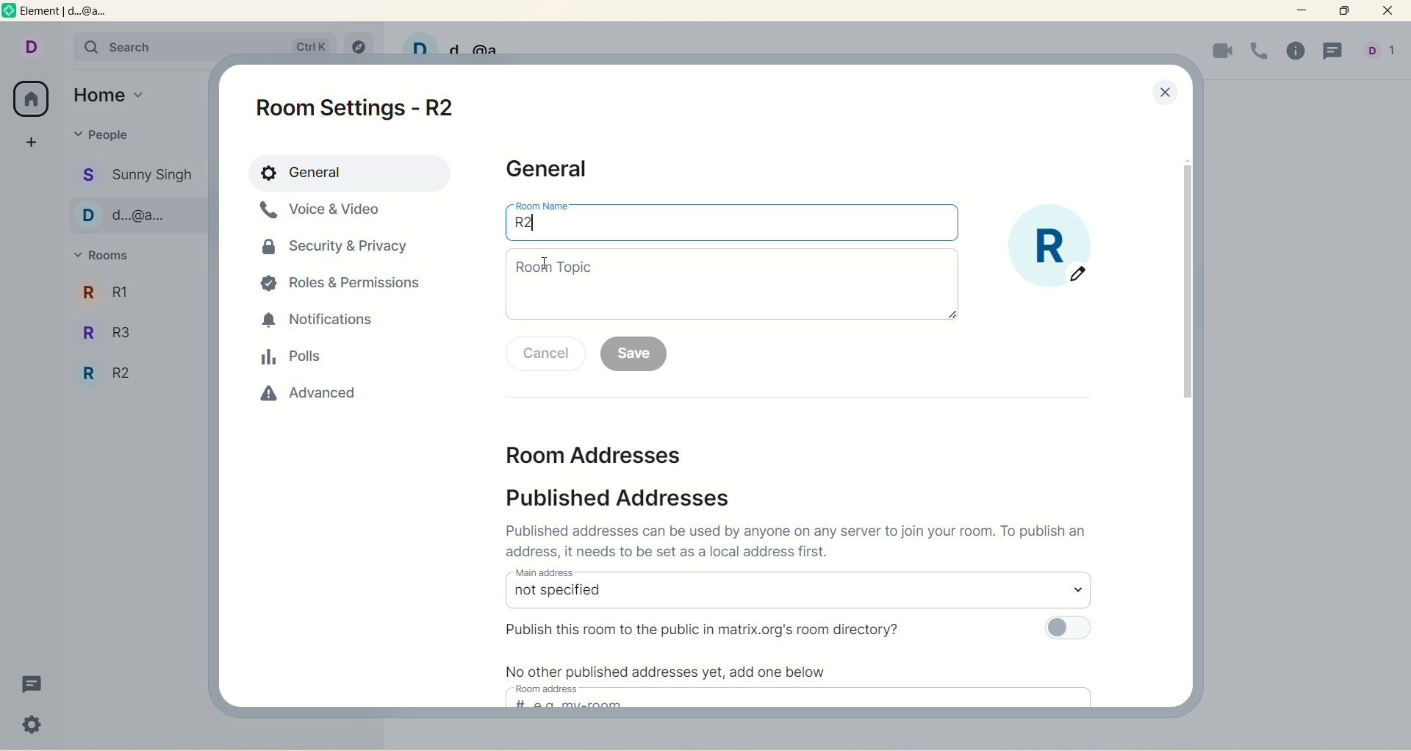 Image resolution: width=1411 pixels, height=751 pixels. Describe the element at coordinates (356, 43) in the screenshot. I see `explore rooms` at that location.